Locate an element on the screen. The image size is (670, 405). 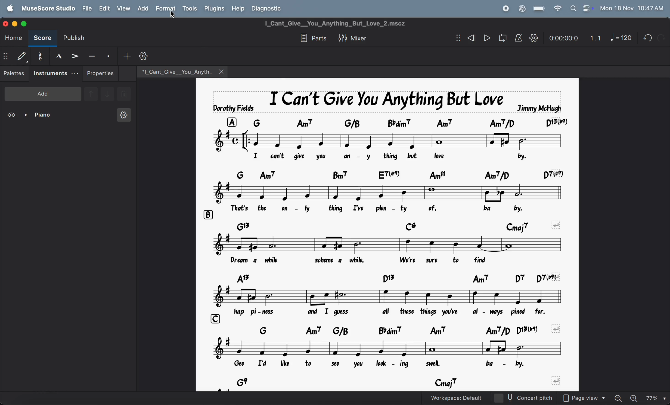
palettes is located at coordinates (15, 74).